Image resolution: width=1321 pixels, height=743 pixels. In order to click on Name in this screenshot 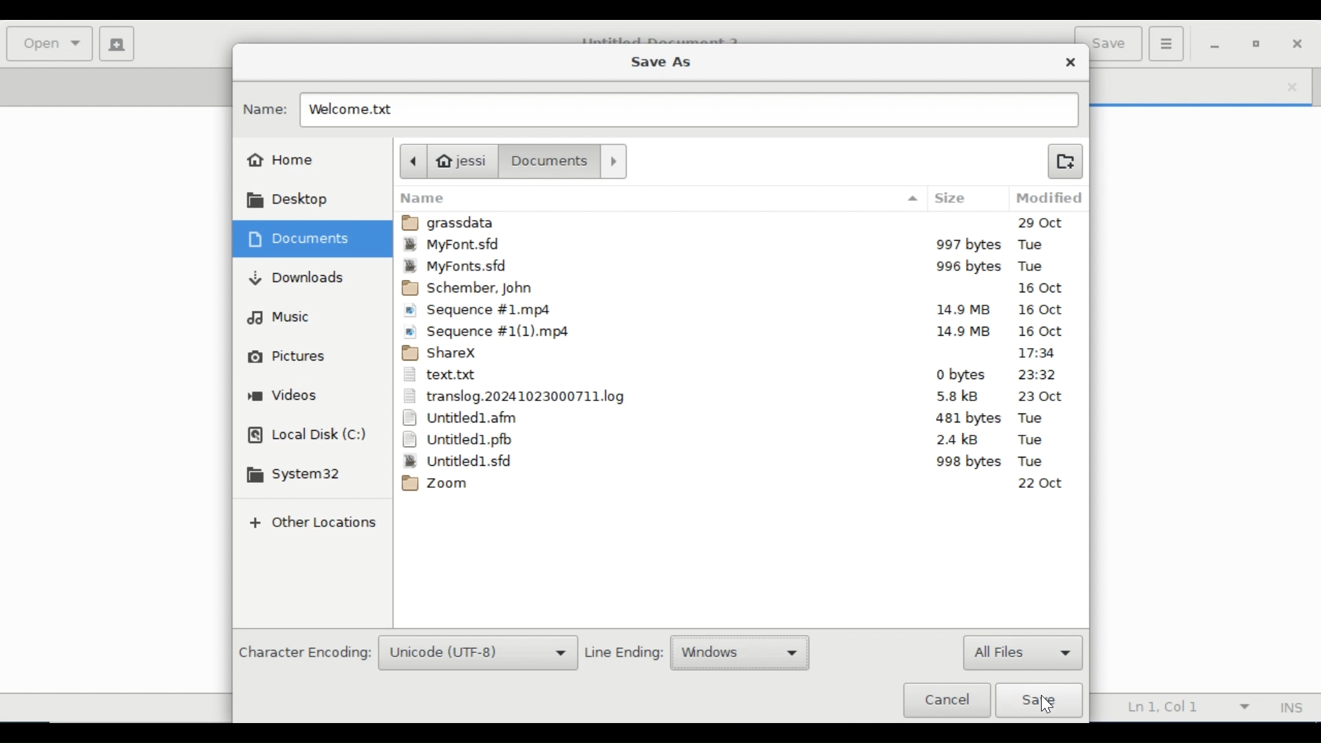, I will do `click(661, 197)`.